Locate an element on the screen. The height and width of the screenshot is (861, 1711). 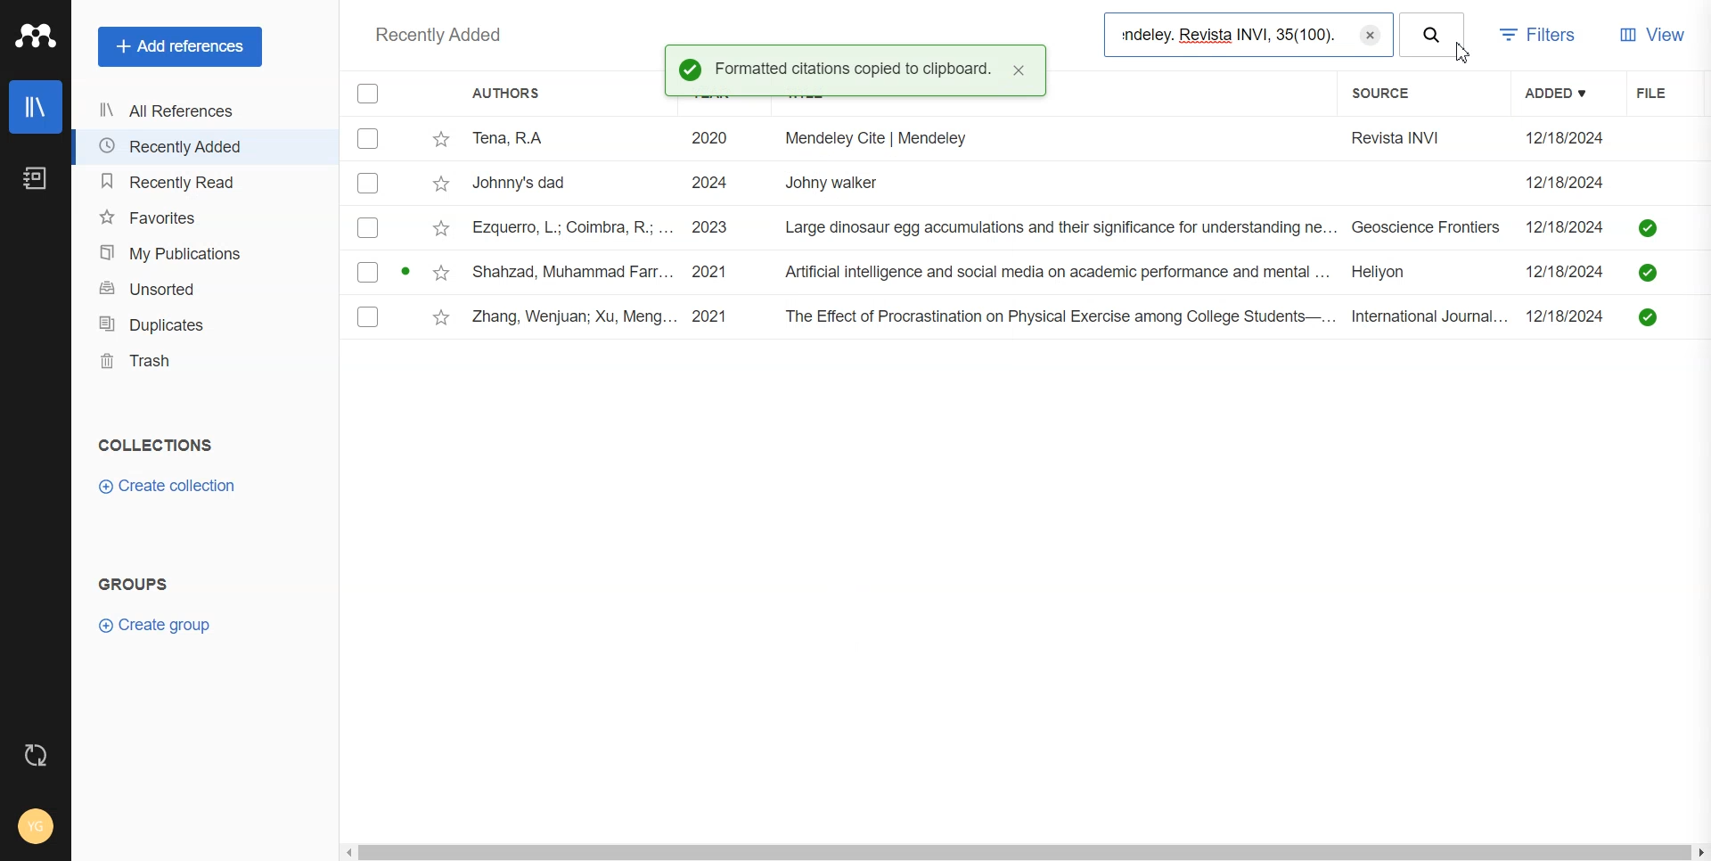
Checkbox is located at coordinates (369, 138).